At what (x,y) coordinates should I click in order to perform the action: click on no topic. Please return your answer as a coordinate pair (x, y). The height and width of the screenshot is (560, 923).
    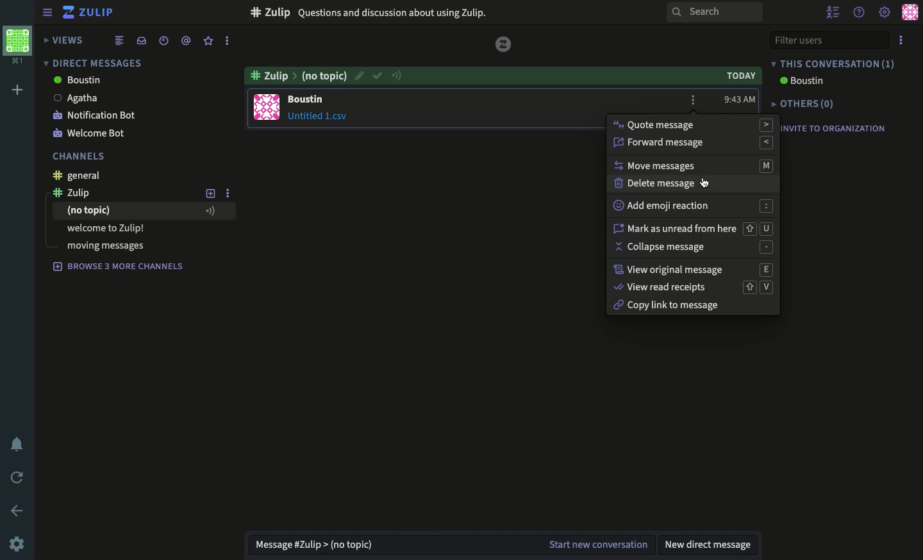
    Looking at the image, I should click on (142, 211).